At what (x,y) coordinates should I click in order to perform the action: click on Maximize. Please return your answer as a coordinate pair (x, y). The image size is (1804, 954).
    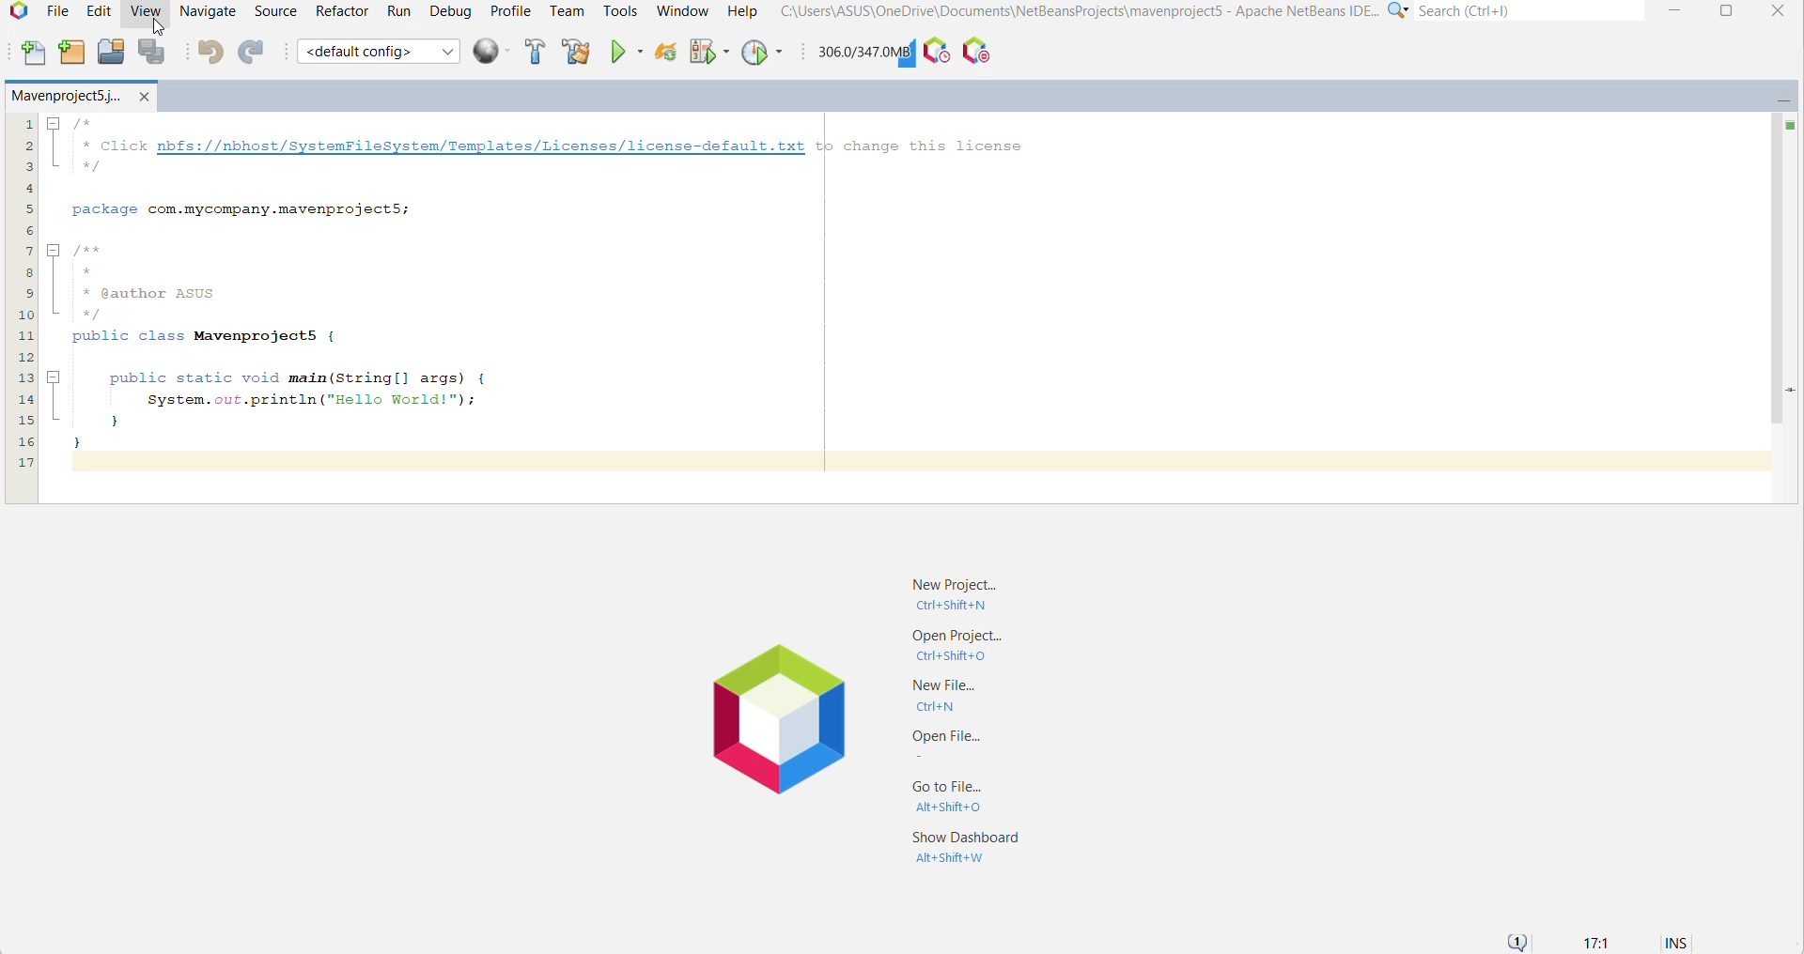
    Looking at the image, I should click on (1724, 11).